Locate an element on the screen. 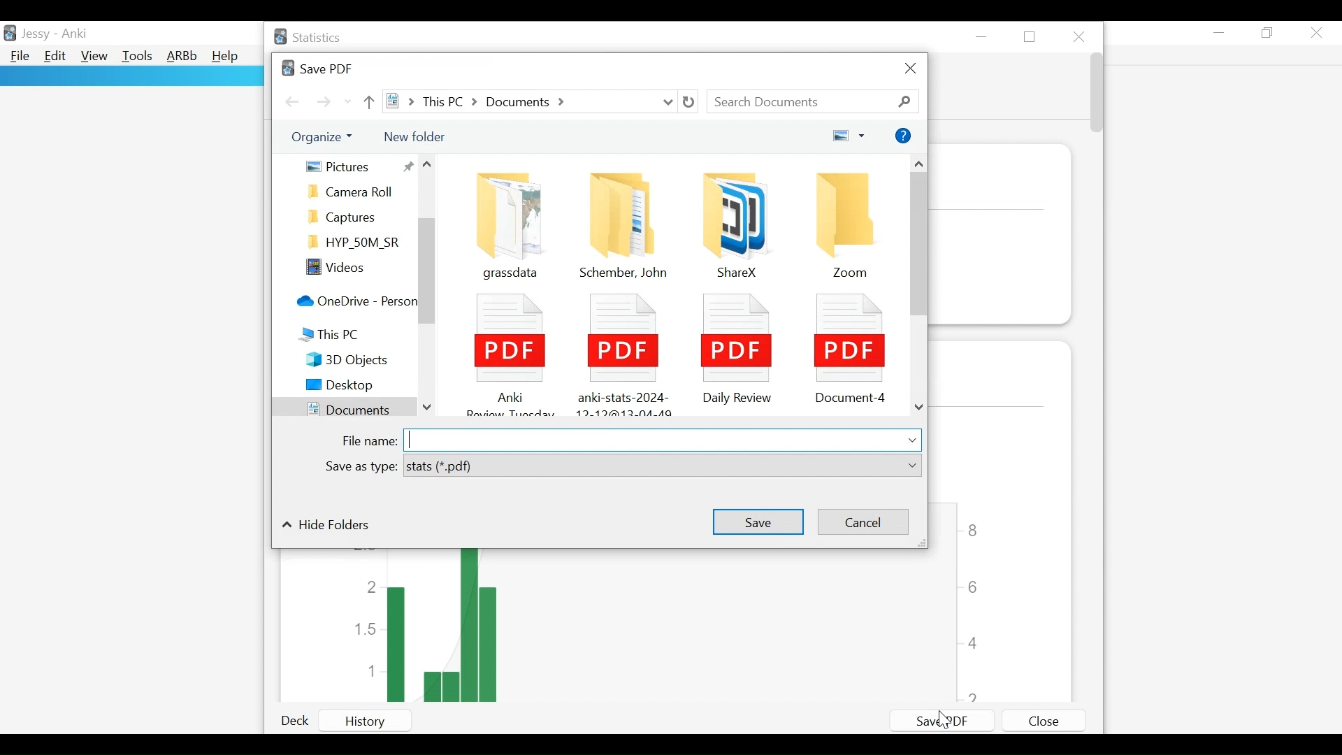  File is located at coordinates (19, 57).